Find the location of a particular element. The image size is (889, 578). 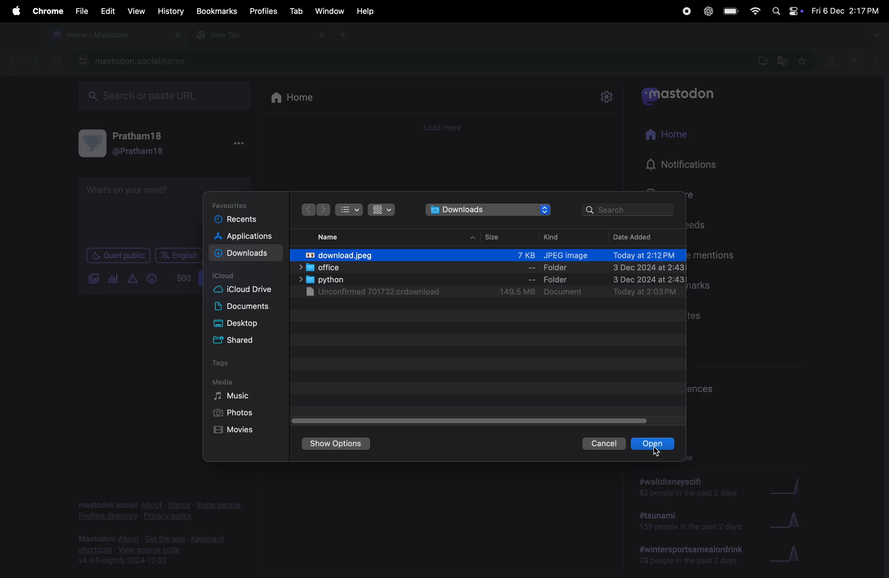

500 words is located at coordinates (185, 278).